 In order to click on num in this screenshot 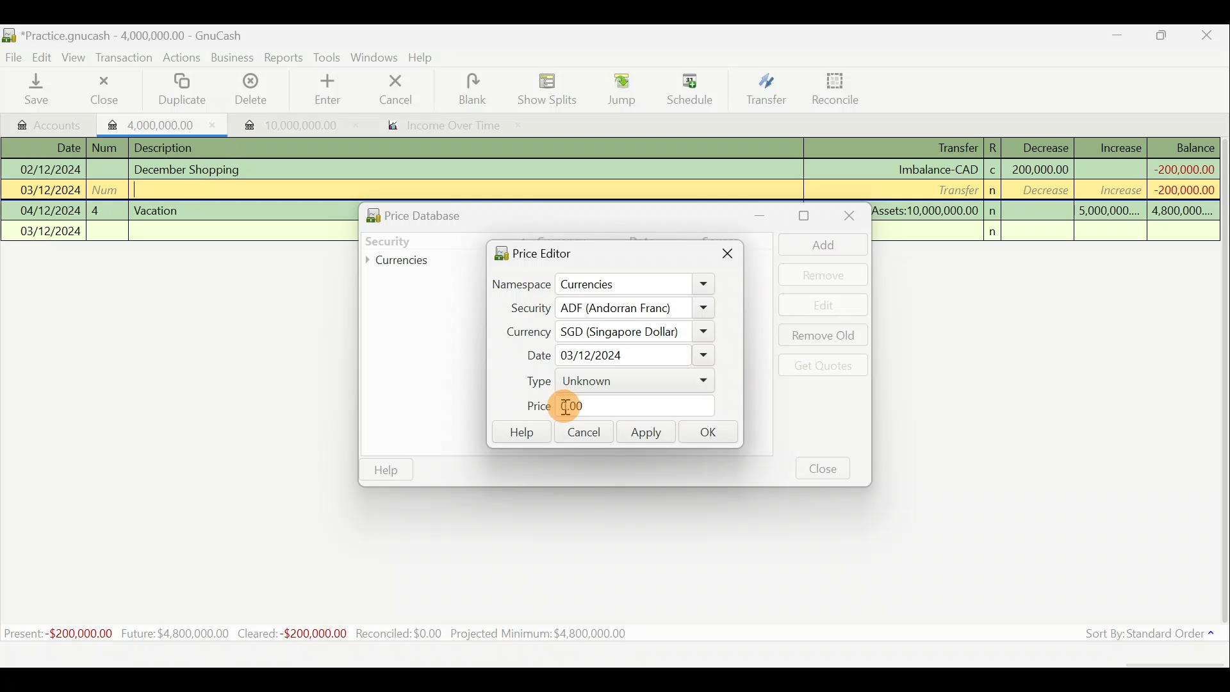, I will do `click(108, 148)`.